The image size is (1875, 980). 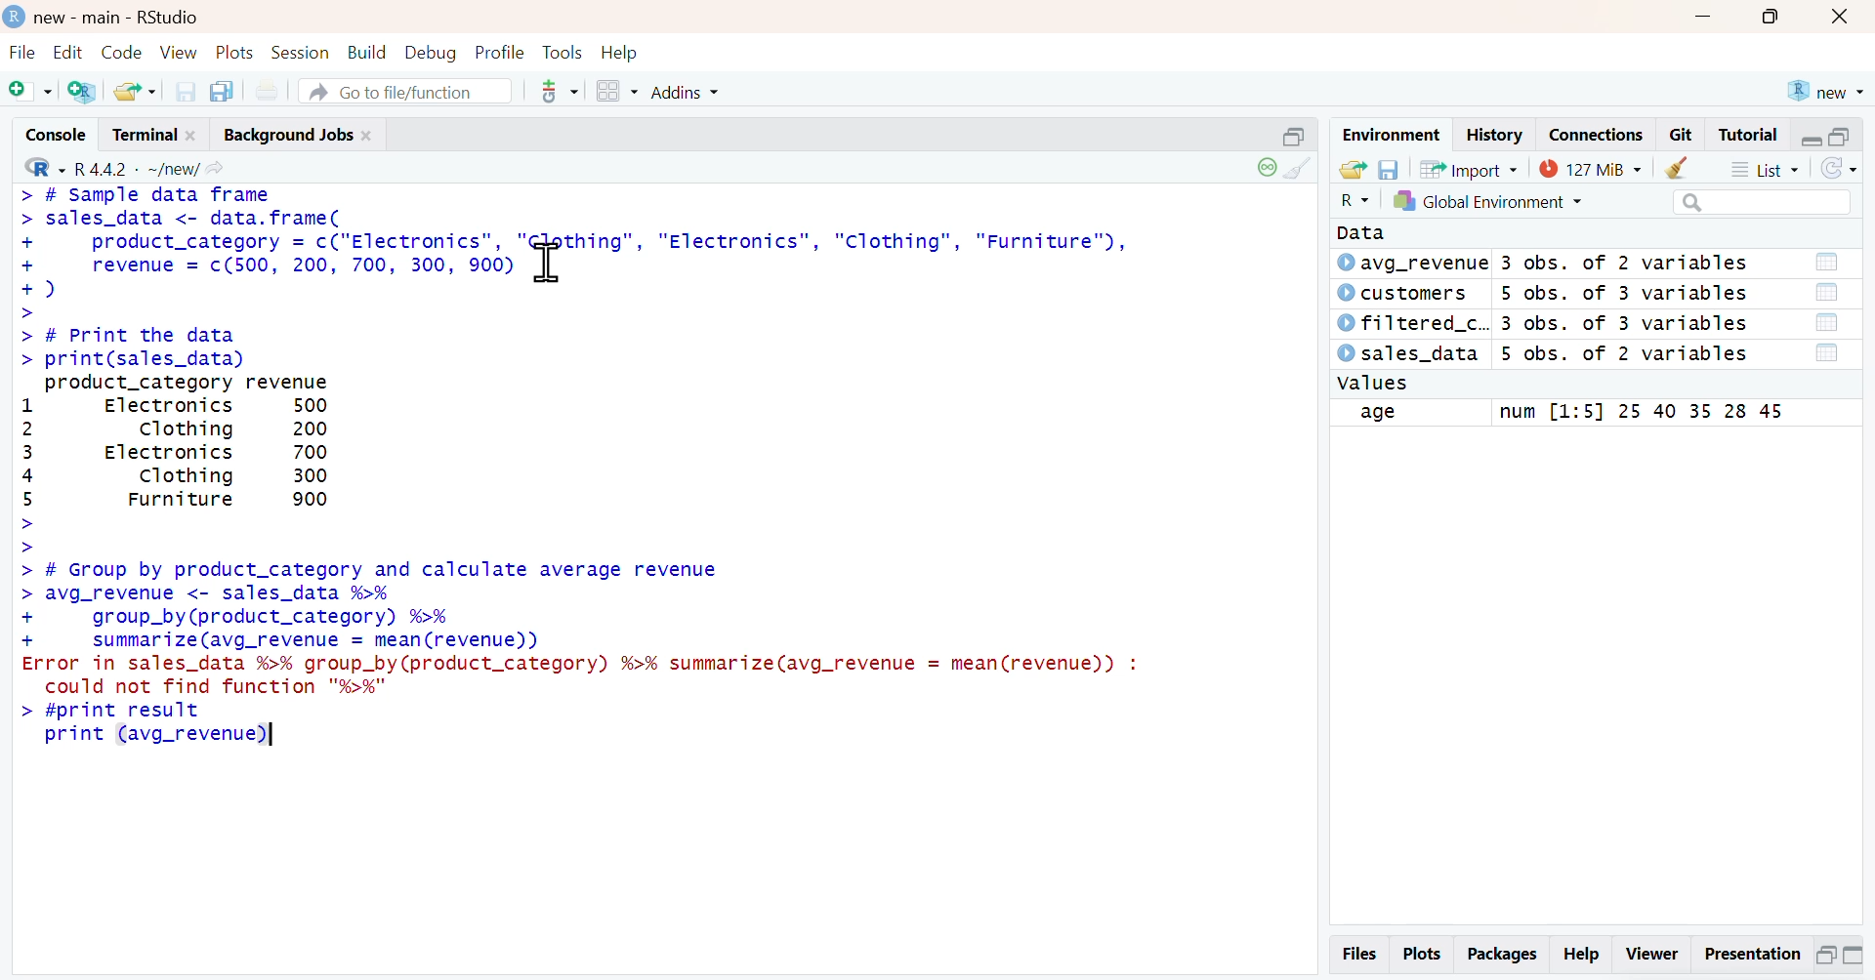 I want to click on Save Current Document, so click(x=186, y=93).